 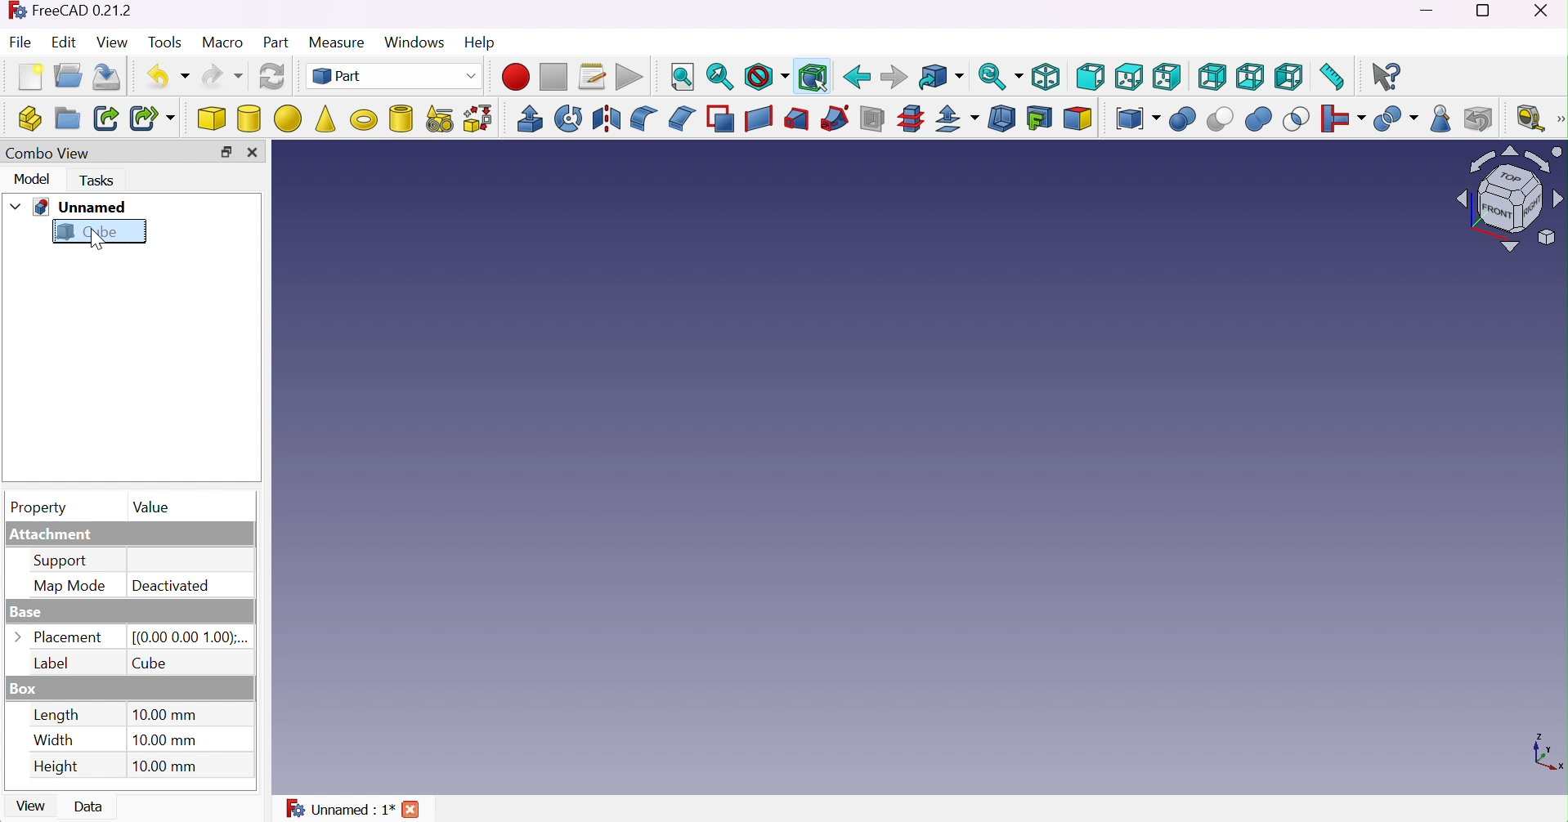 I want to click on What's this?, so click(x=1388, y=78).